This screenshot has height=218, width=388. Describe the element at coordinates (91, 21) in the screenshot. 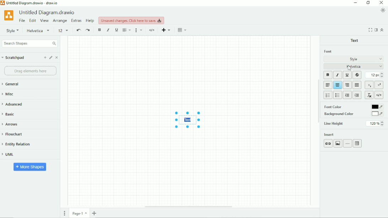

I see `Help` at that location.